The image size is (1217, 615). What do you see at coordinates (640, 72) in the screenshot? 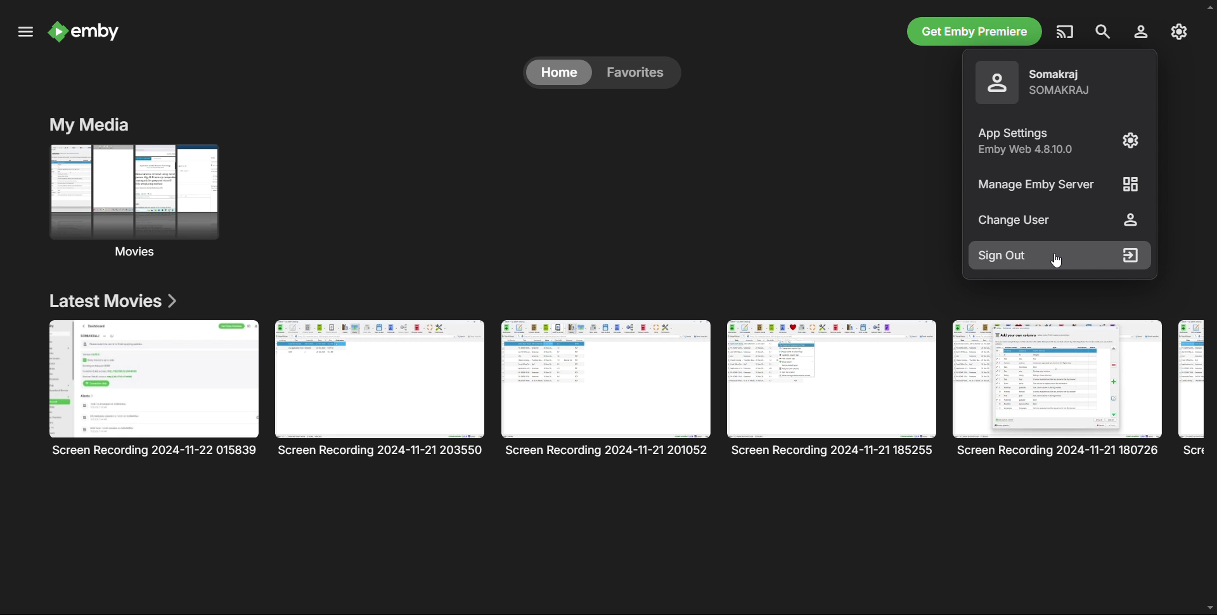
I see `favorites` at bounding box center [640, 72].